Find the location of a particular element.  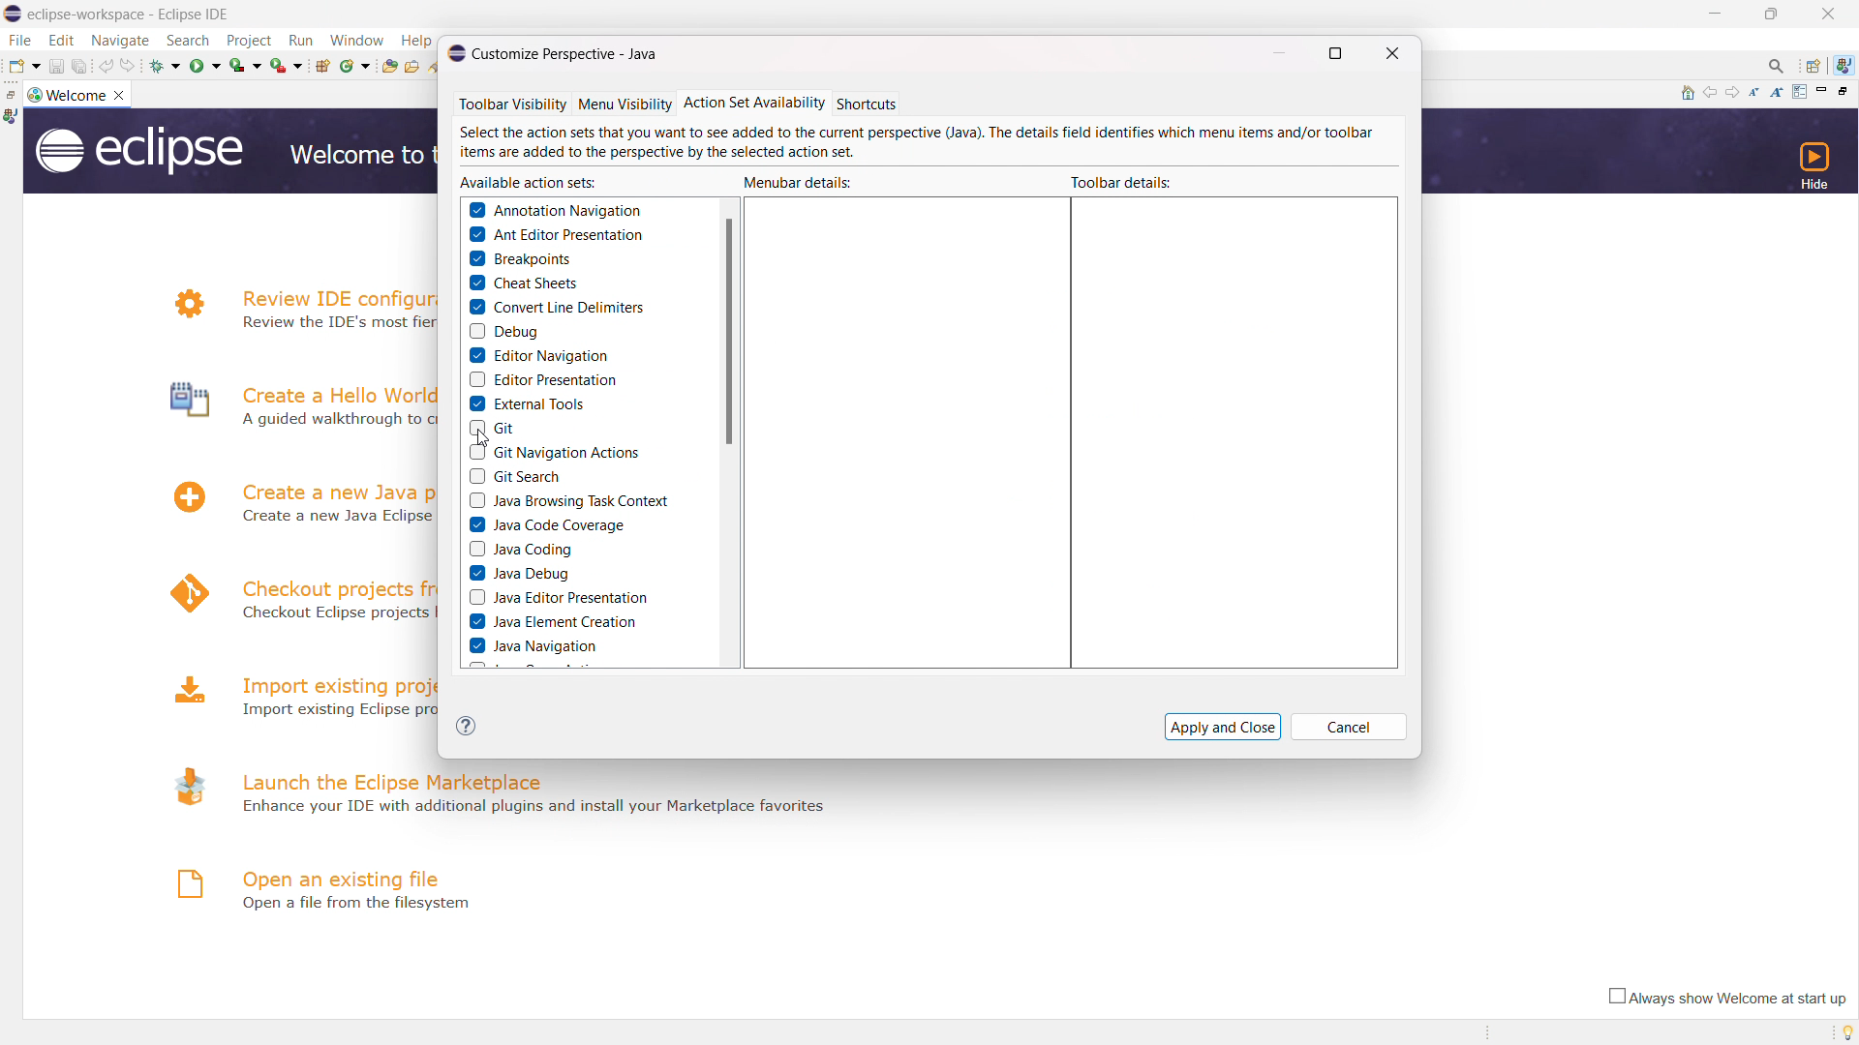

java is located at coordinates (1846, 65).